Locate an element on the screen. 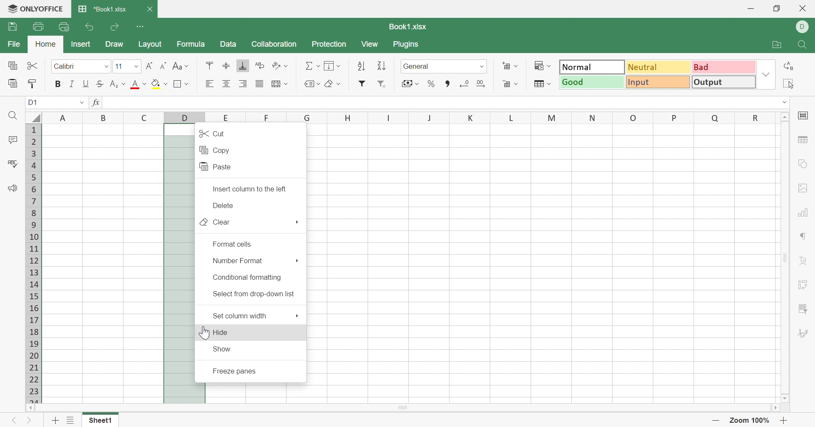 Image resolution: width=815 pixels, height=427 pixels. Borders is located at coordinates (178, 84).